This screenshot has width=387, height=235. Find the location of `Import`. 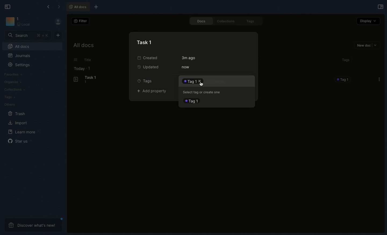

Import is located at coordinates (18, 123).